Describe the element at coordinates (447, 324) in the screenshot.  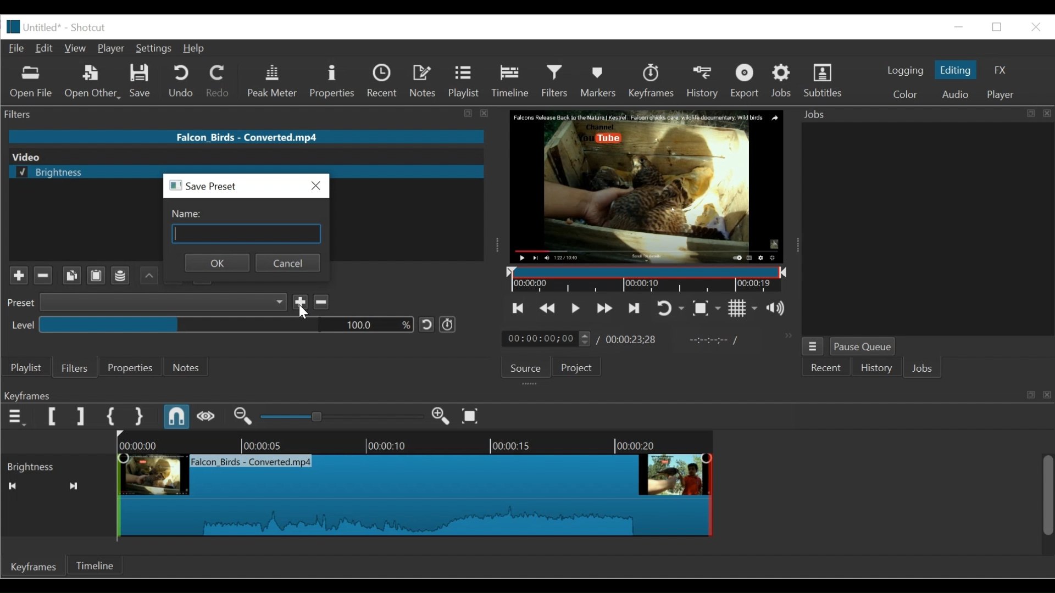
I see `Use keyframe for this parameter` at that location.